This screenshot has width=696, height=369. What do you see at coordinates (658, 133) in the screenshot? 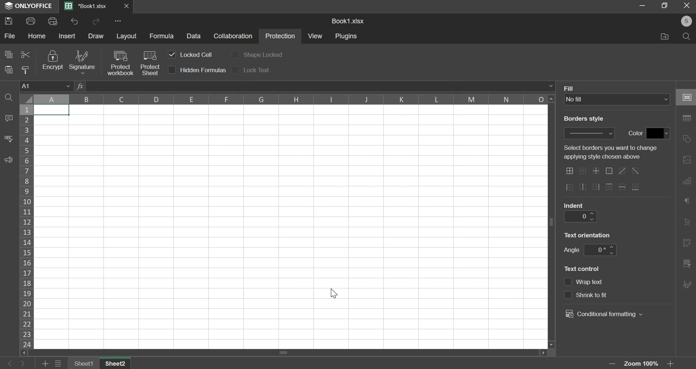
I see `fill color` at bounding box center [658, 133].